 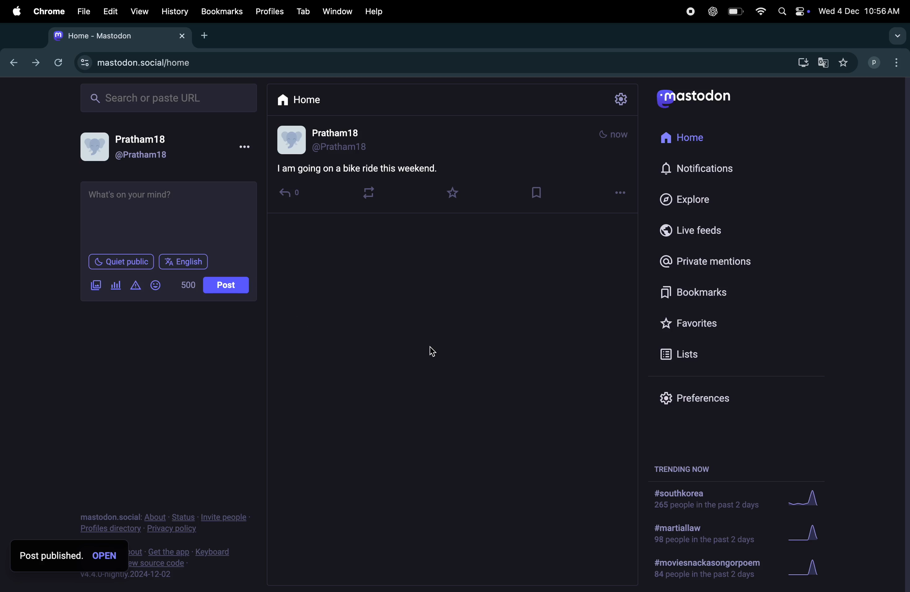 I want to click on , so click(x=188, y=569).